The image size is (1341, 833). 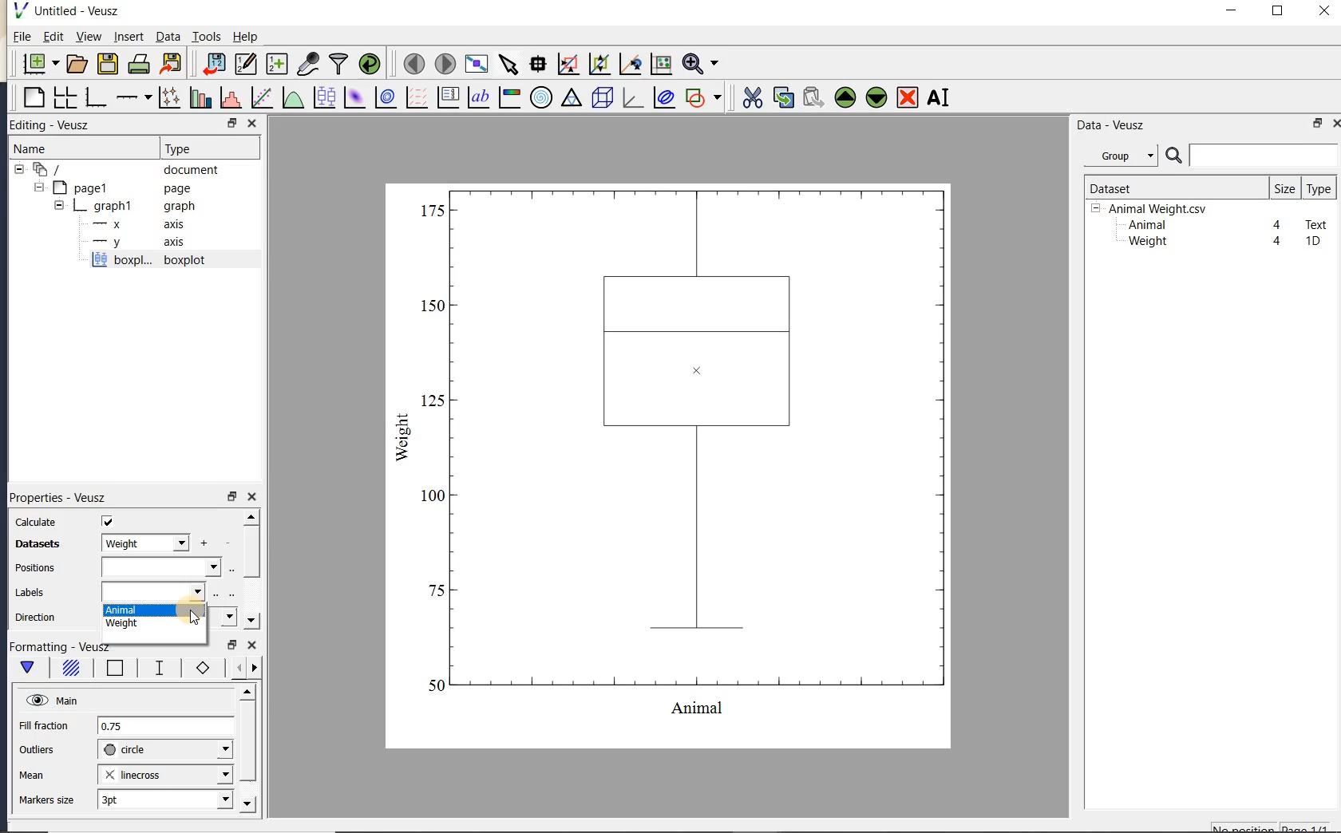 What do you see at coordinates (906, 99) in the screenshot?
I see `remove the selected widget` at bounding box center [906, 99].